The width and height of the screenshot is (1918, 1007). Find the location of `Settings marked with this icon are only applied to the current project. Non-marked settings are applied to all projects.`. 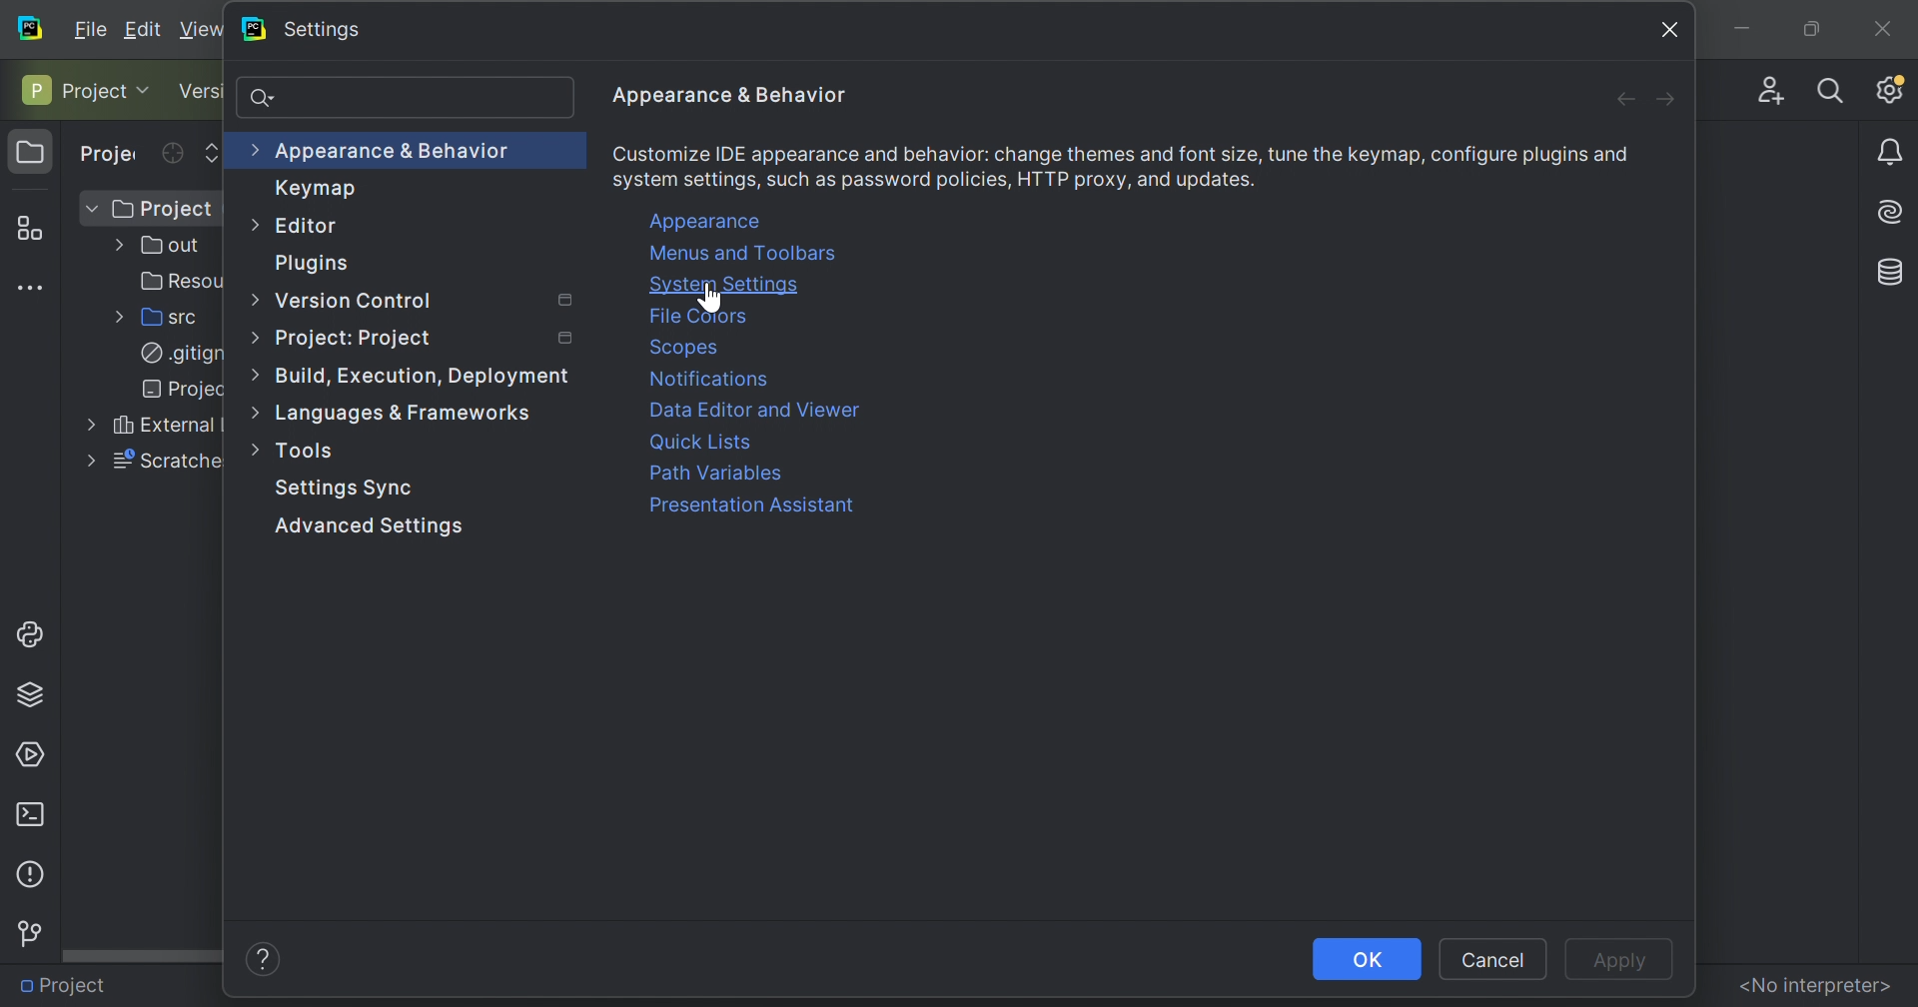

Settings marked with this icon are only applied to the current project. Non-marked settings are applied to all projects. is located at coordinates (567, 340).